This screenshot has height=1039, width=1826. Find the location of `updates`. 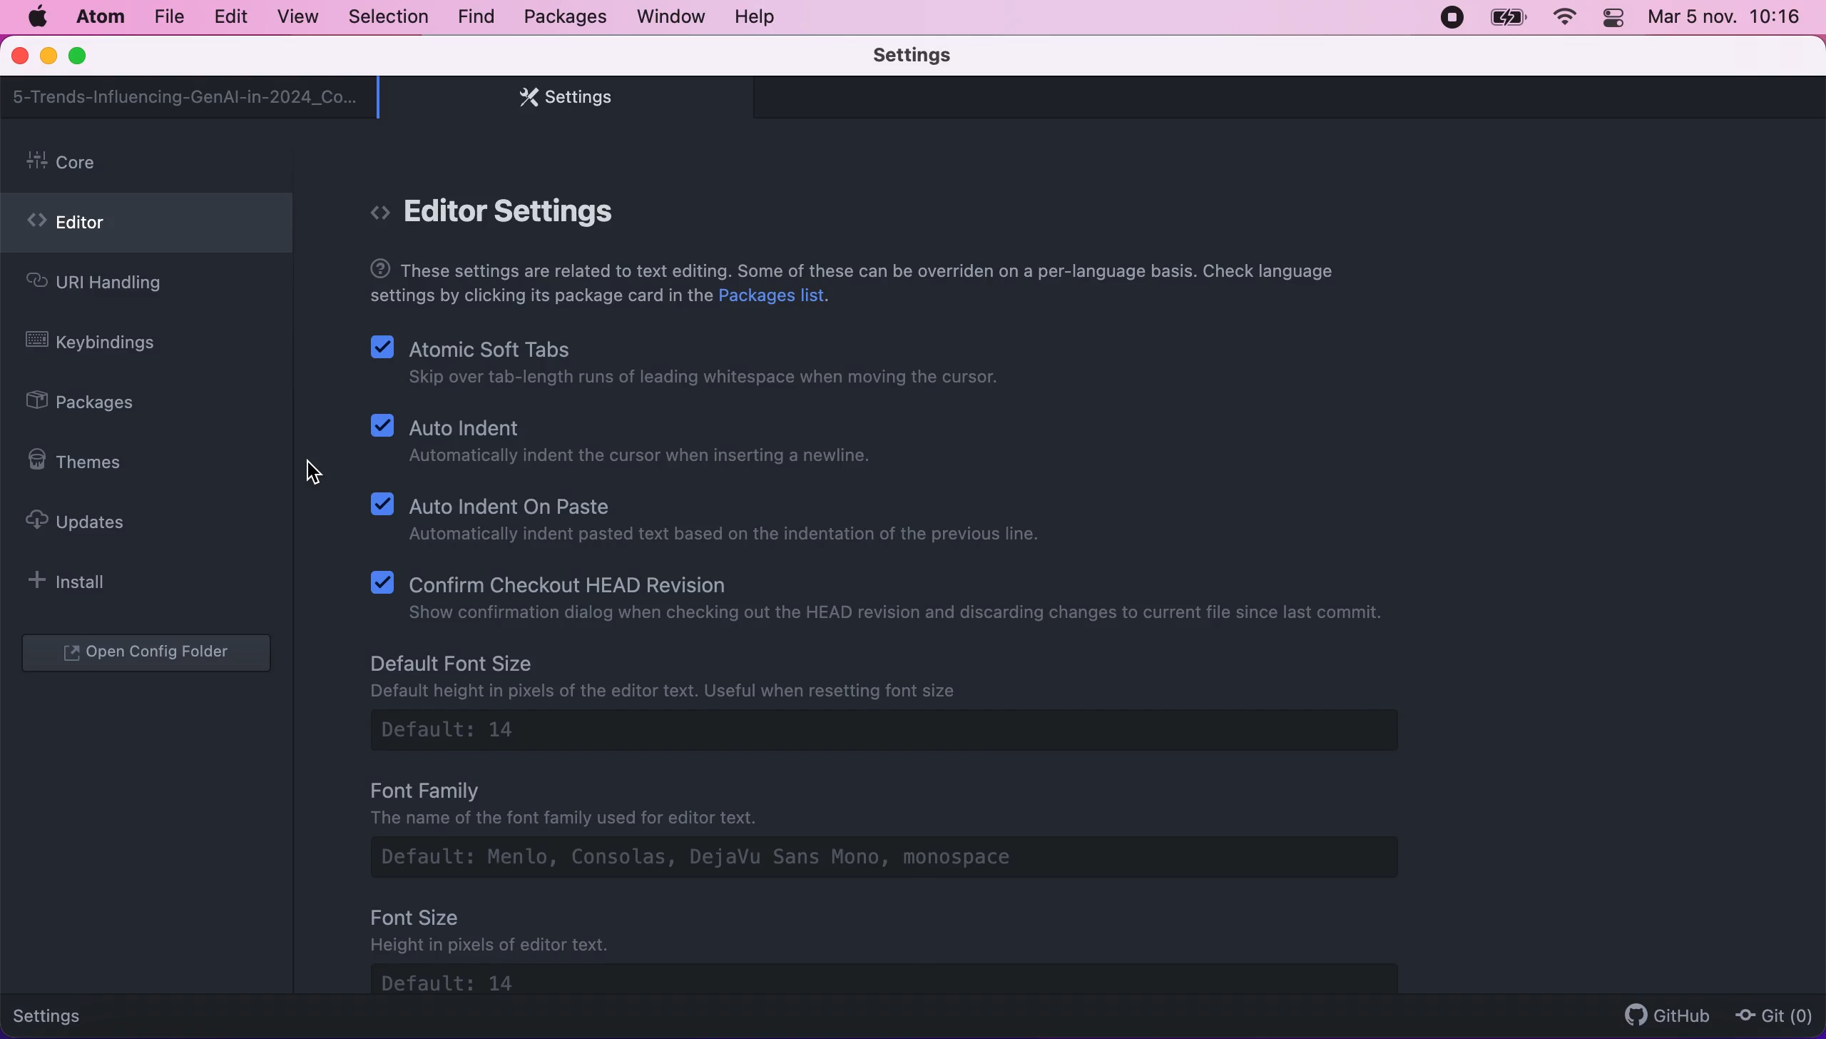

updates is located at coordinates (89, 521).